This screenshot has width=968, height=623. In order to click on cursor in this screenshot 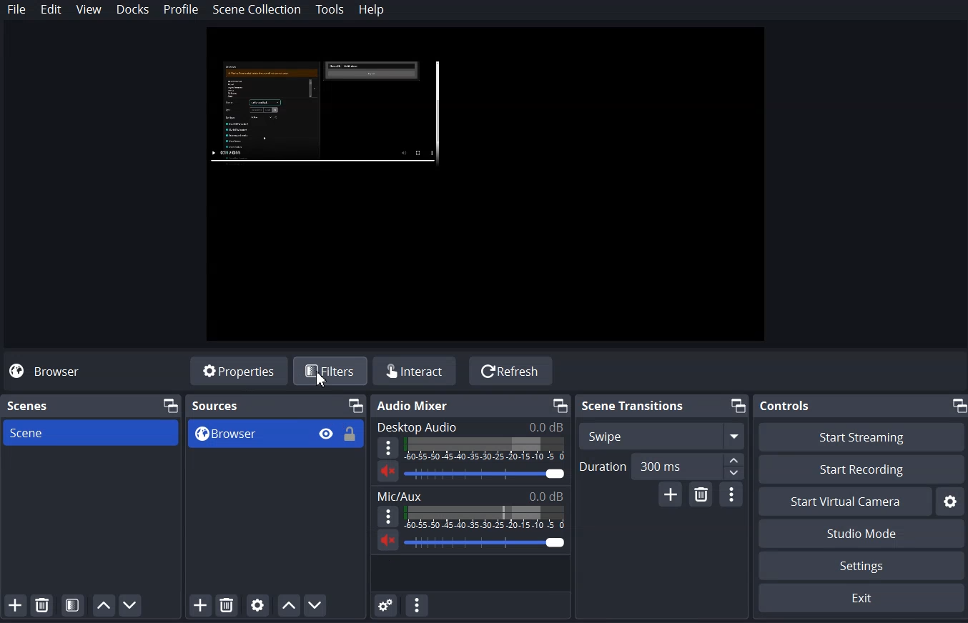, I will do `click(324, 382)`.